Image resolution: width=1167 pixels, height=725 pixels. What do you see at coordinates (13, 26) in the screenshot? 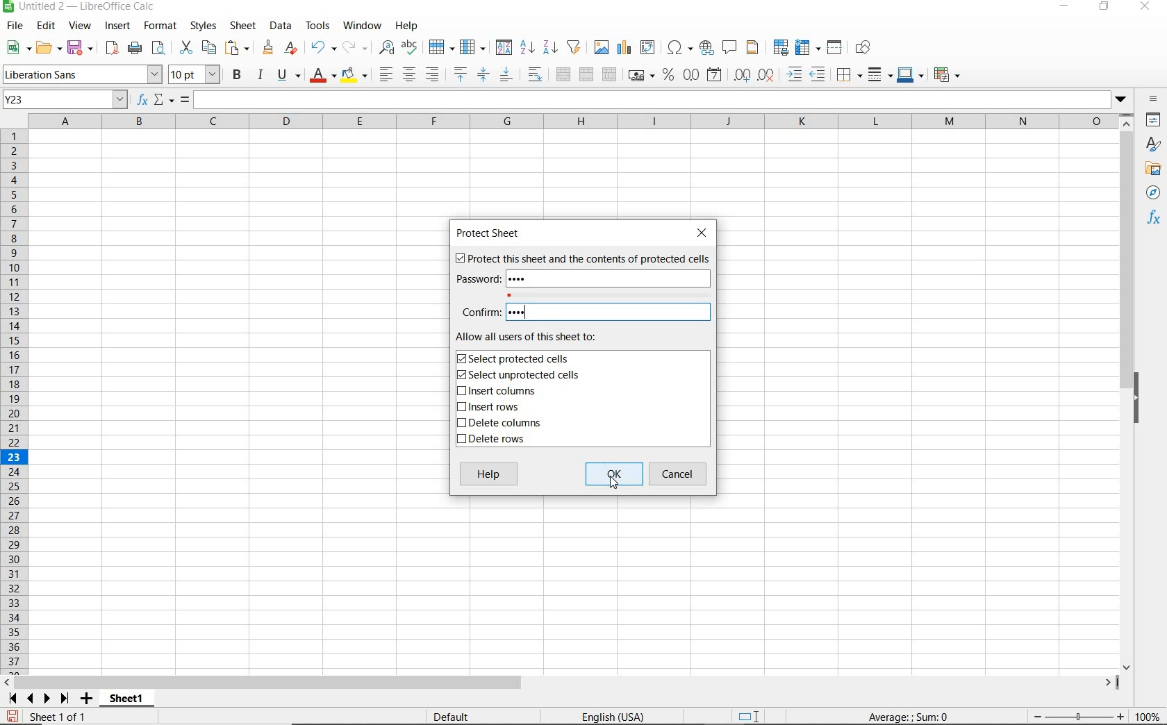
I see `FILE` at bounding box center [13, 26].